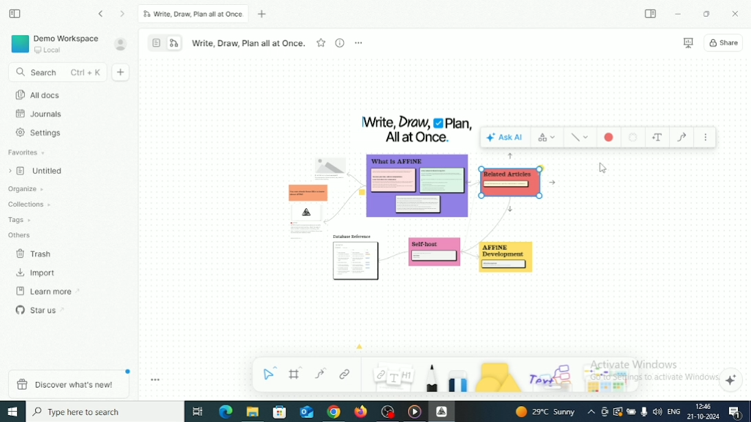 The image size is (751, 422). What do you see at coordinates (552, 375) in the screenshot?
I see `Others` at bounding box center [552, 375].